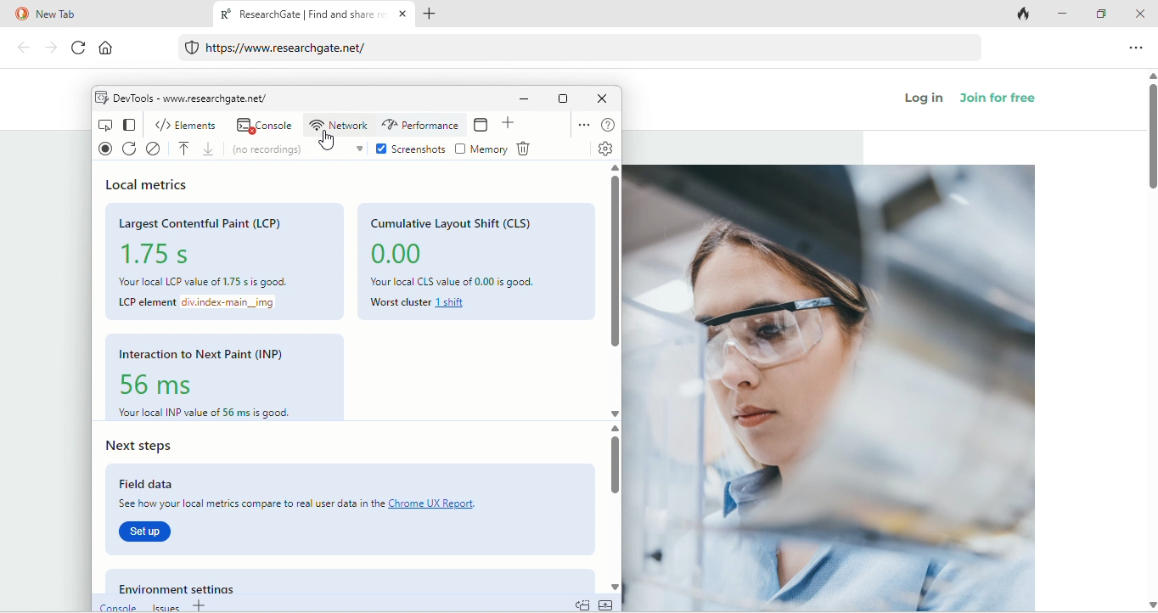 Image resolution: width=1158 pixels, height=613 pixels. I want to click on add, so click(201, 606).